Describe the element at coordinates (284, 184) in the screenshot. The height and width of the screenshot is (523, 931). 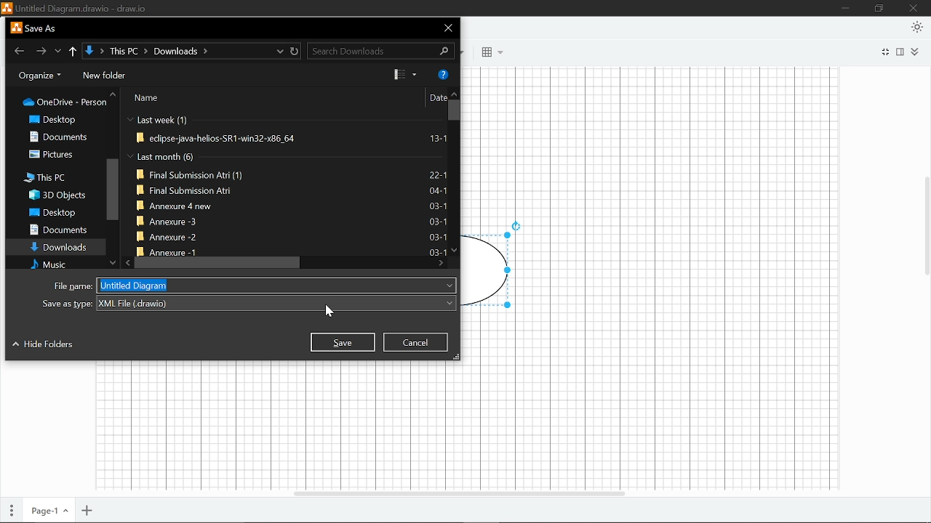
I see `Files in "Downloads"` at that location.